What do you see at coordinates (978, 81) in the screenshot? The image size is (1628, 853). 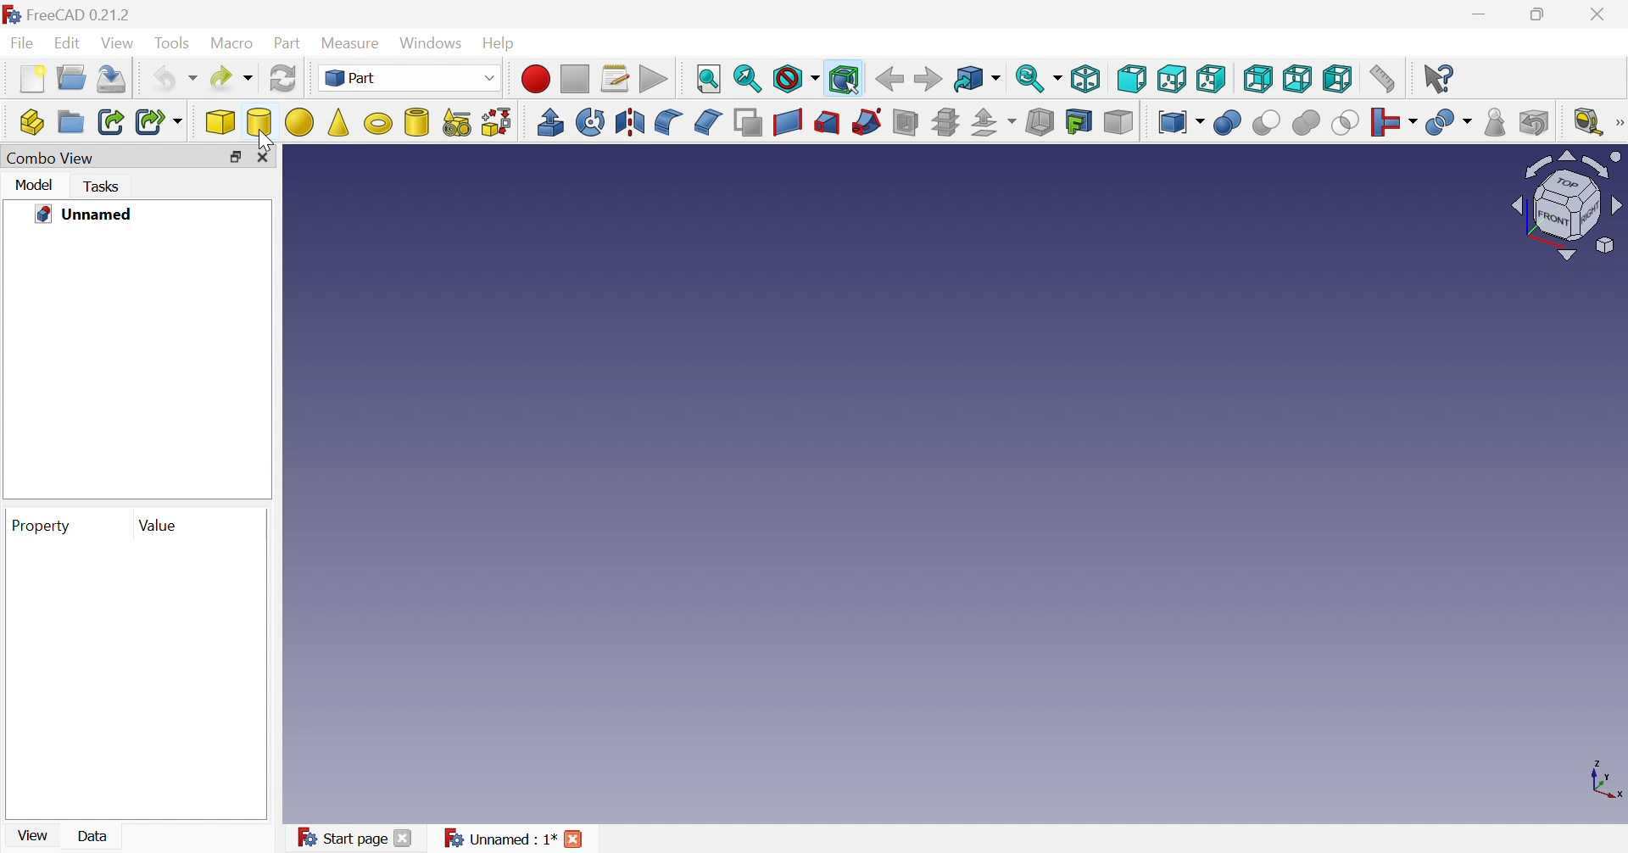 I see `Go to linked object` at bounding box center [978, 81].